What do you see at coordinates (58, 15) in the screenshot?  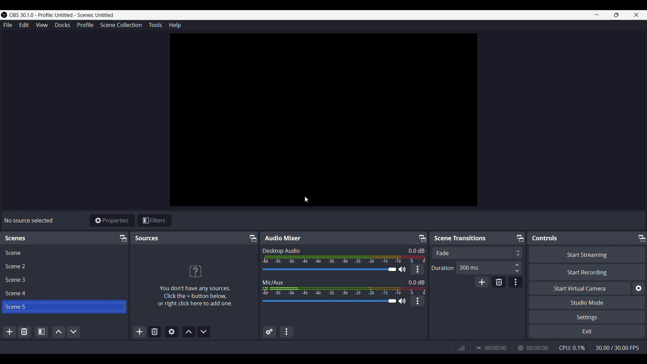 I see `Window Title` at bounding box center [58, 15].